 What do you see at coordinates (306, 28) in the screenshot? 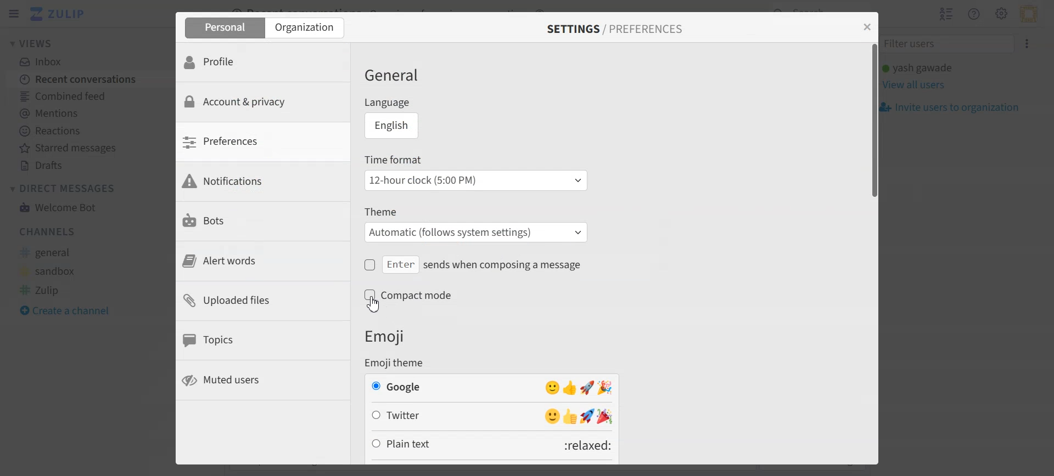
I see `Organization` at bounding box center [306, 28].